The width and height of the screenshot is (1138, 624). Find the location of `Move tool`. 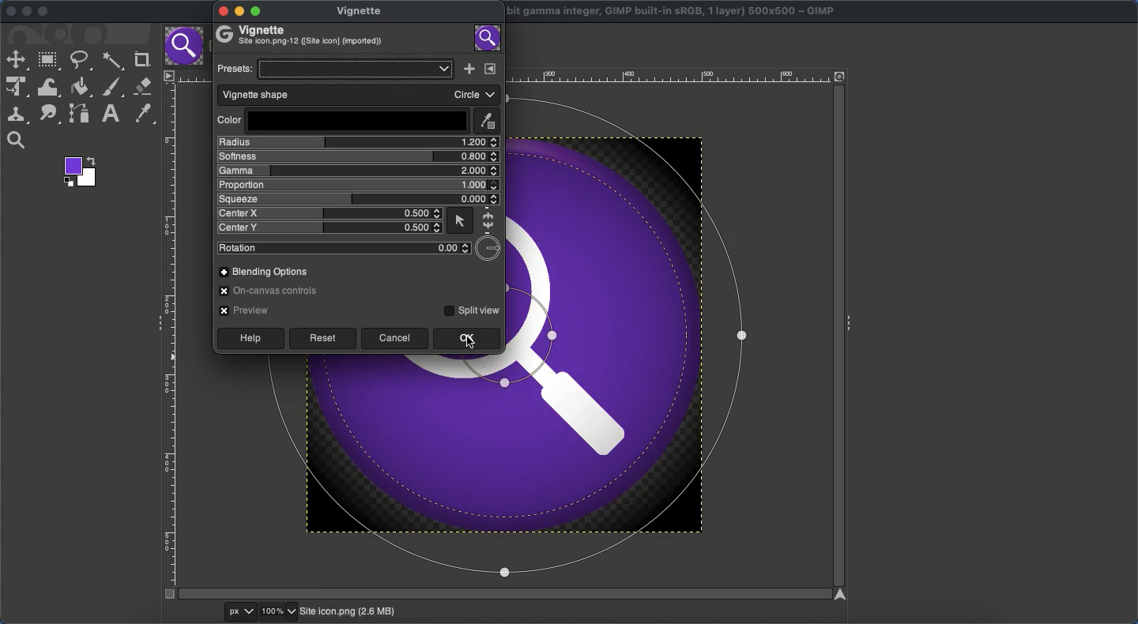

Move tool is located at coordinates (16, 60).